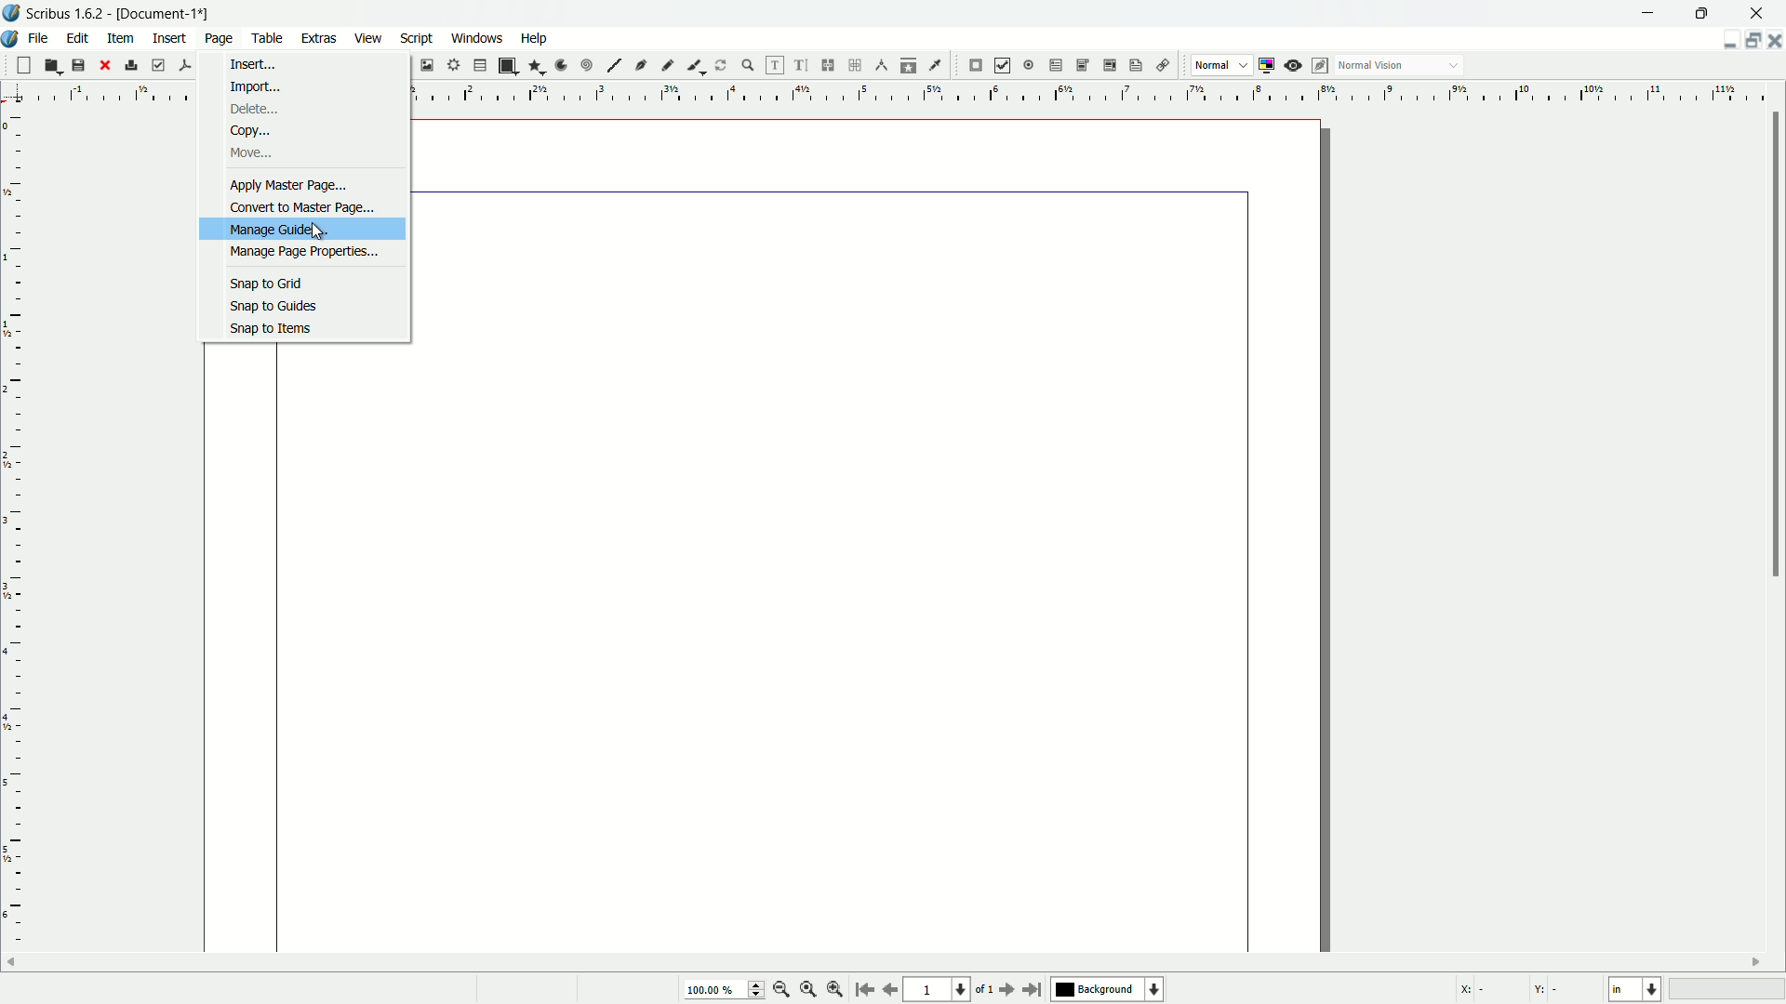 The height and width of the screenshot is (1004, 1786). Describe the element at coordinates (1244, 66) in the screenshot. I see `dropdown` at that location.